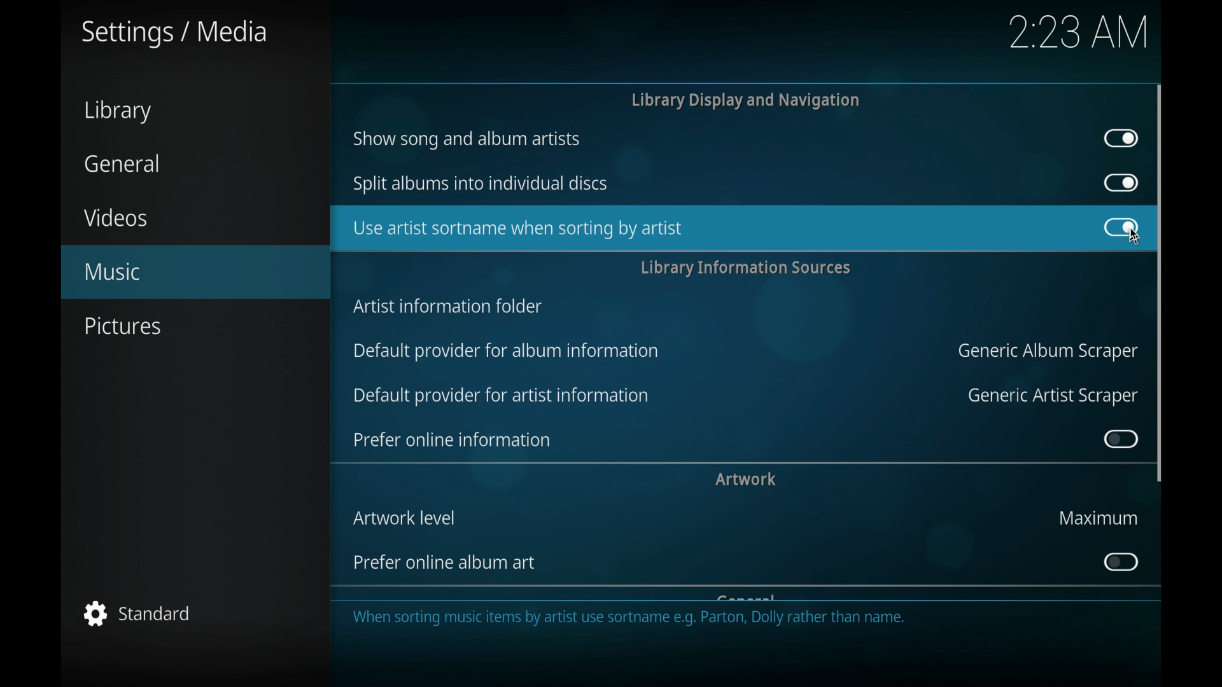 This screenshot has height=687, width=1222. I want to click on prefer online information, so click(452, 440).